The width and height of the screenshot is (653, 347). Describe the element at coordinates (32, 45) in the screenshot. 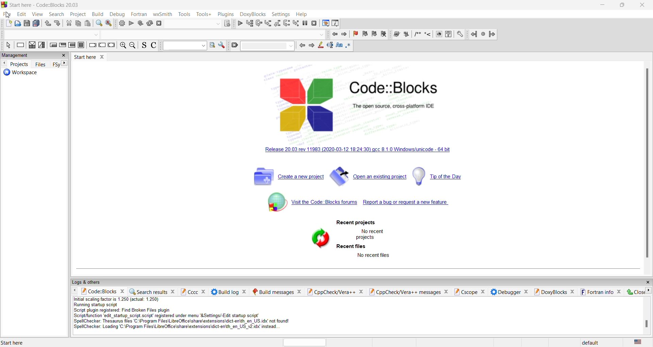

I see `decision` at that location.